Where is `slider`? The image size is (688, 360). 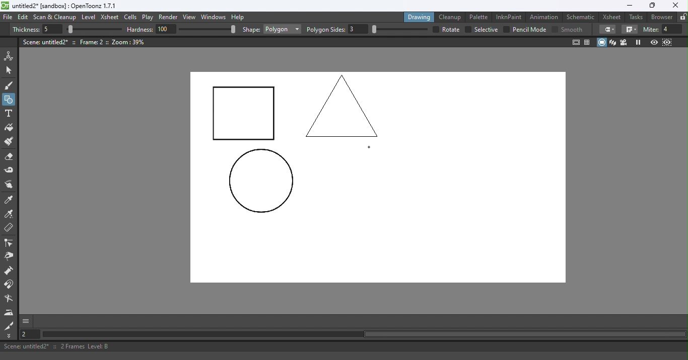
slider is located at coordinates (207, 29).